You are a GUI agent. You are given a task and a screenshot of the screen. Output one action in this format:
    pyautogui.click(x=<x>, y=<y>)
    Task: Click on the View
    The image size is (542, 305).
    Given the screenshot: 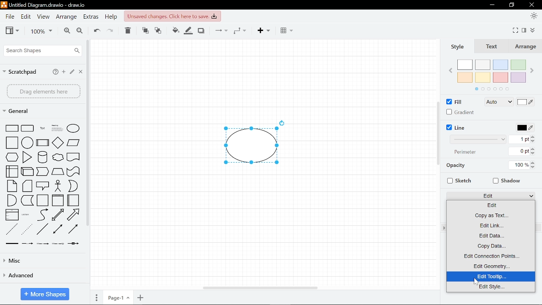 What is the action you would take?
    pyautogui.click(x=12, y=31)
    